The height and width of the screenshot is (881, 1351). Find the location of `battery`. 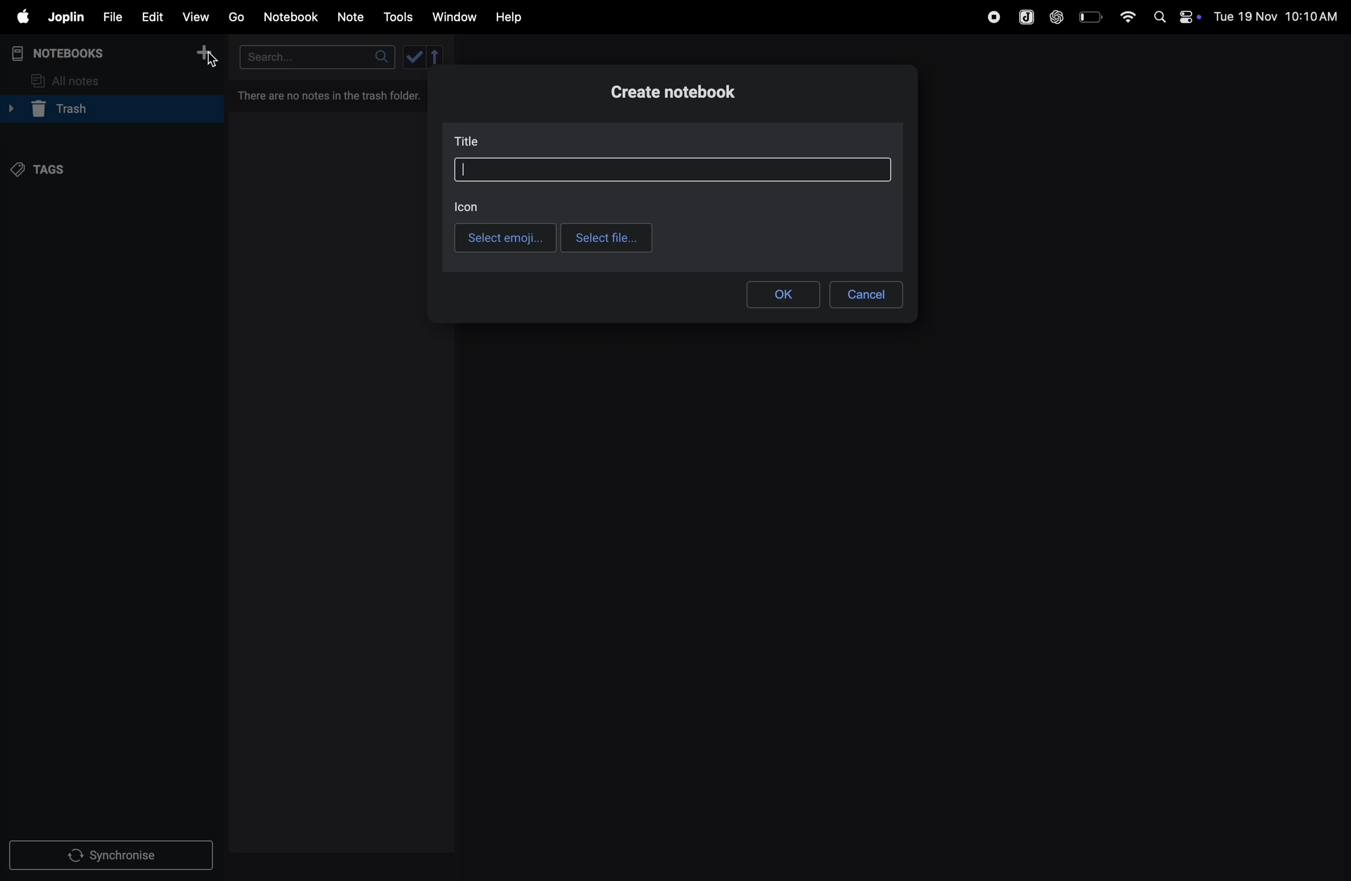

battery is located at coordinates (1089, 16).